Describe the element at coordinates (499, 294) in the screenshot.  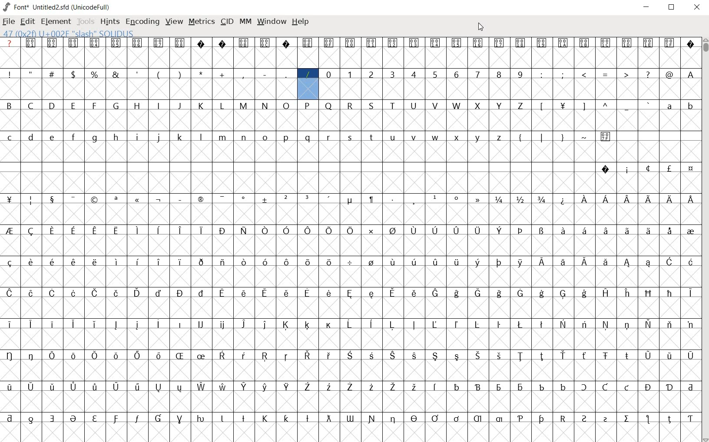
I see `glyph` at that location.